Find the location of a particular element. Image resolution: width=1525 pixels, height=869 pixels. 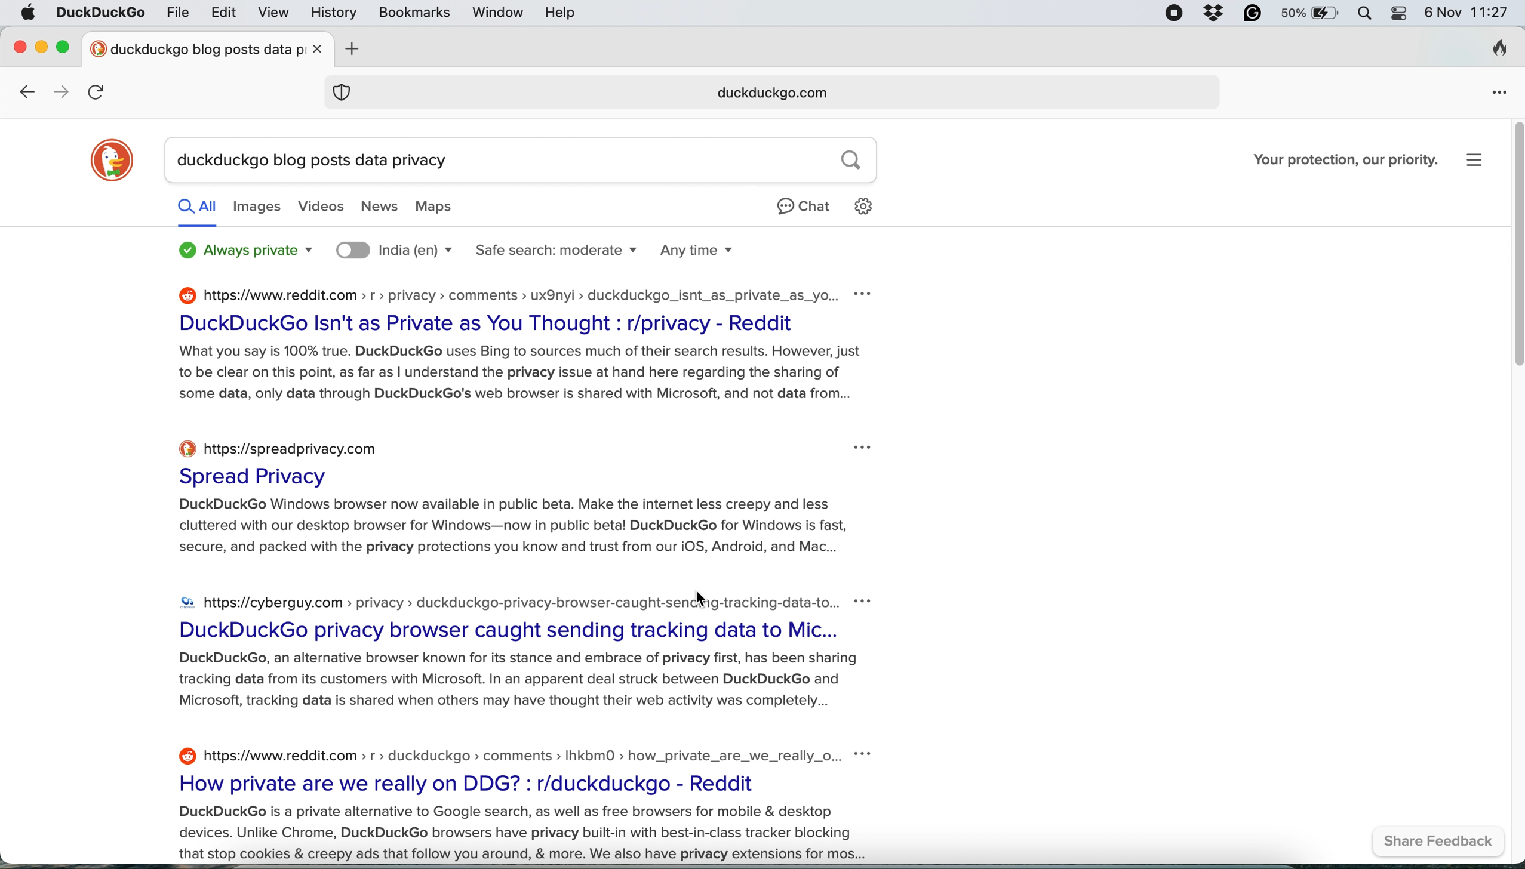

view is located at coordinates (273, 13).